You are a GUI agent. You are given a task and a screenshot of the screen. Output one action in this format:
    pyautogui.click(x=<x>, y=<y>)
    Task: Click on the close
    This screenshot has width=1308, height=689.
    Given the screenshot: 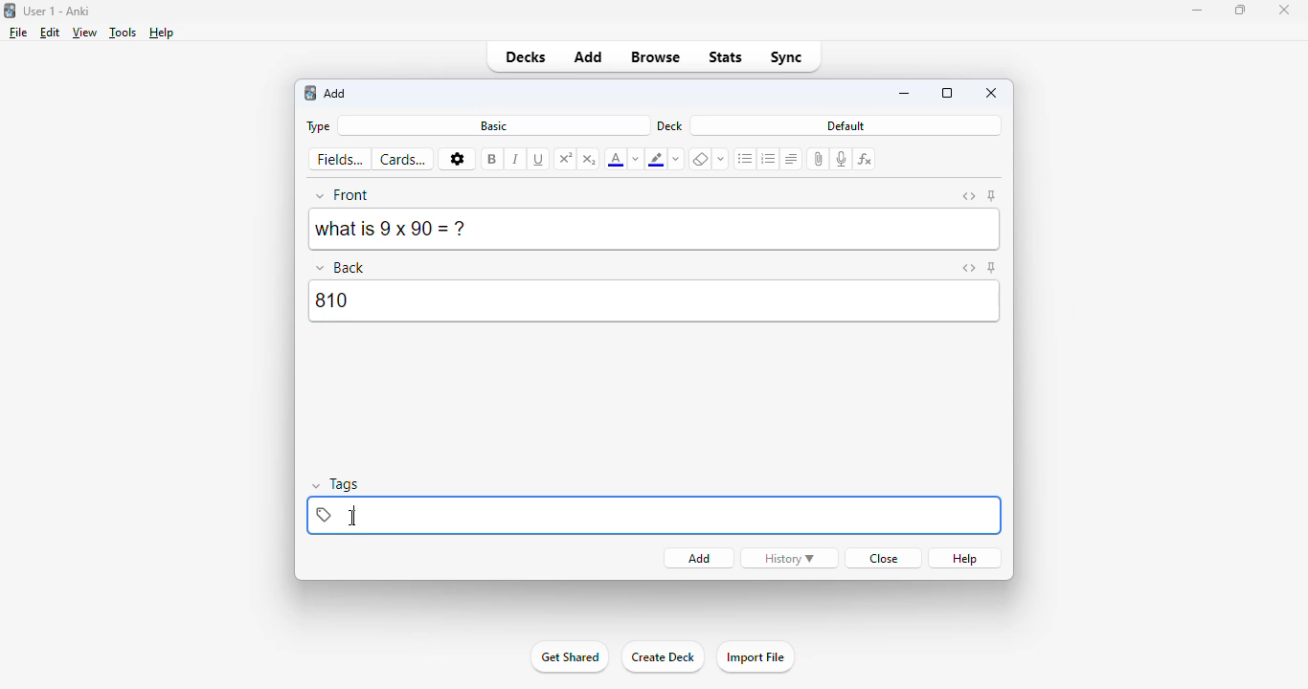 What is the action you would take?
    pyautogui.click(x=1284, y=10)
    